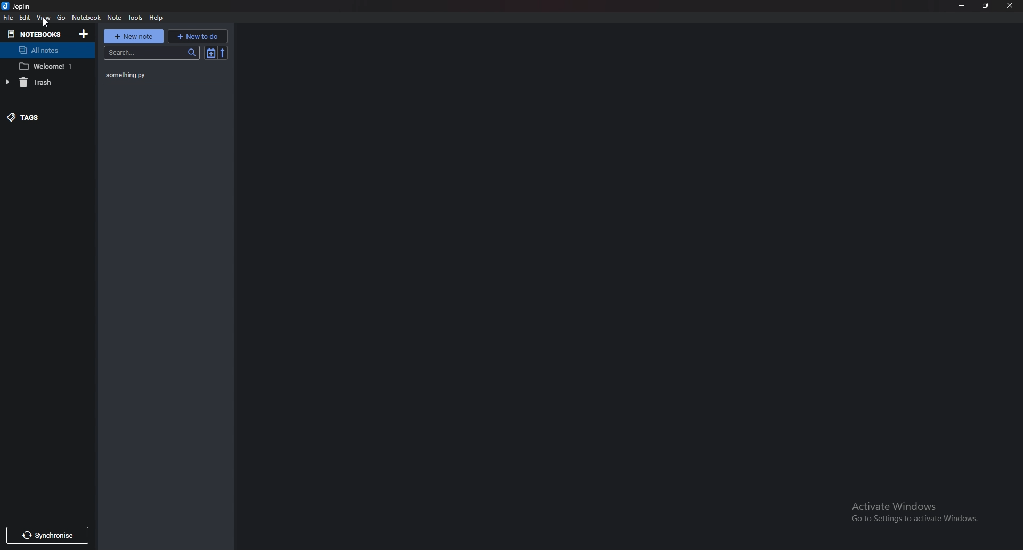 This screenshot has width=1023, height=550. What do you see at coordinates (42, 82) in the screenshot?
I see `Trash` at bounding box center [42, 82].